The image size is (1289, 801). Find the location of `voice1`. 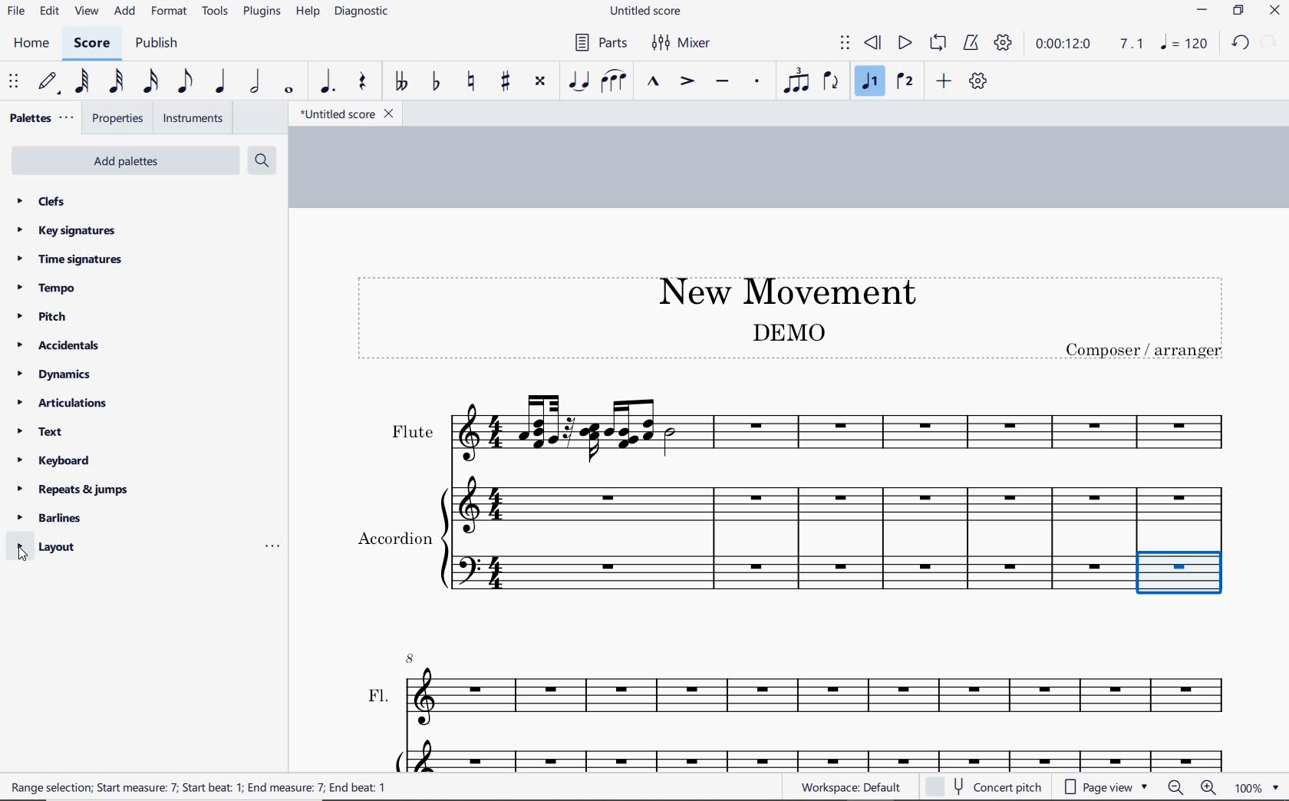

voice1 is located at coordinates (872, 82).